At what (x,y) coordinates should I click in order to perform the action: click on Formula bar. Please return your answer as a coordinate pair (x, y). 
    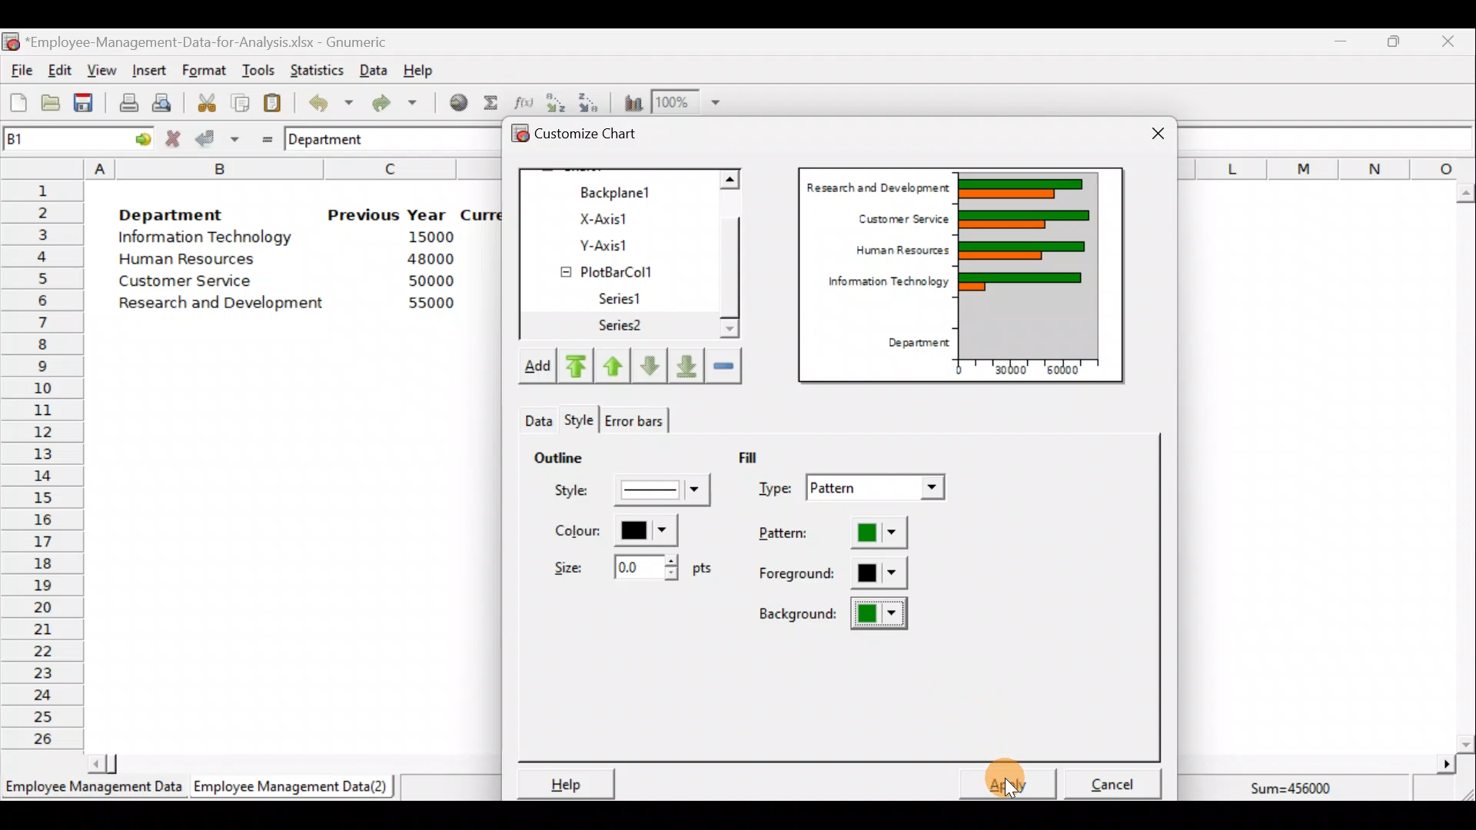
    Looking at the image, I should click on (1330, 138).